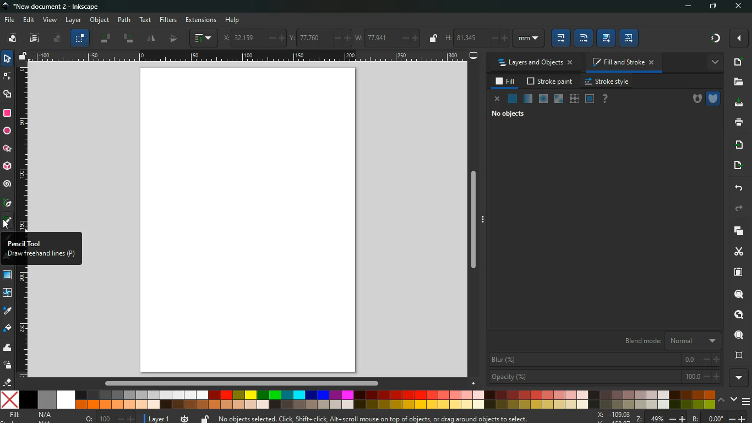 The height and width of the screenshot is (423, 752). Describe the element at coordinates (8, 275) in the screenshot. I see `window` at that location.